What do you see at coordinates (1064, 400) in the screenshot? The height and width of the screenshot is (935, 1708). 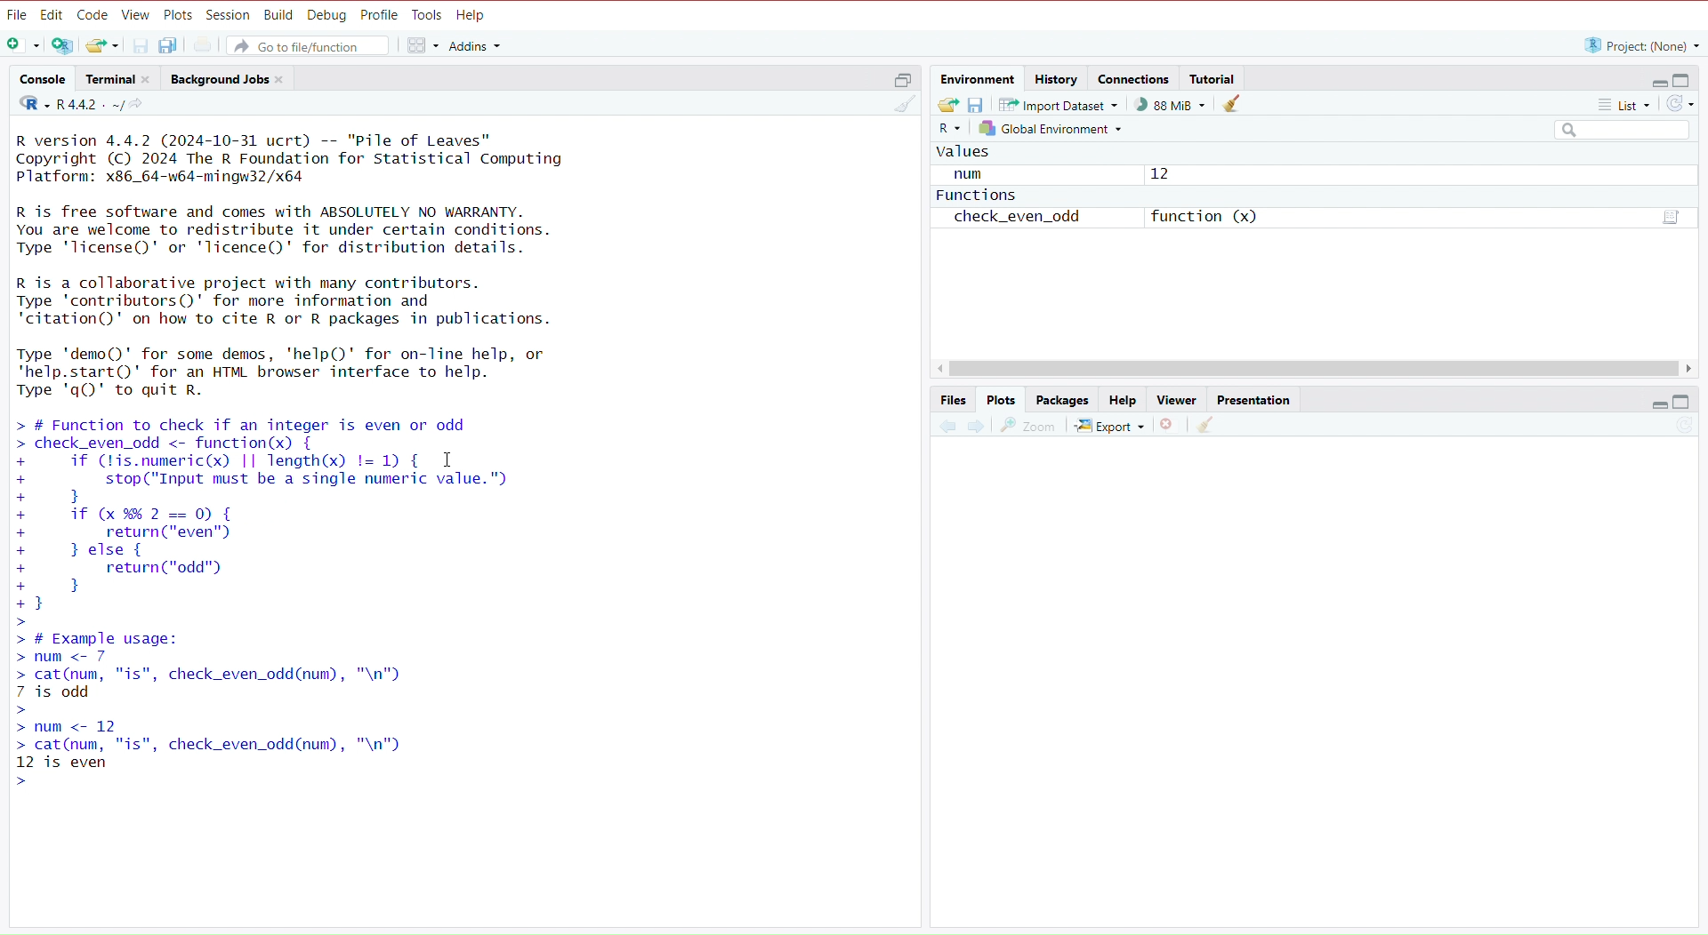 I see `packages` at bounding box center [1064, 400].